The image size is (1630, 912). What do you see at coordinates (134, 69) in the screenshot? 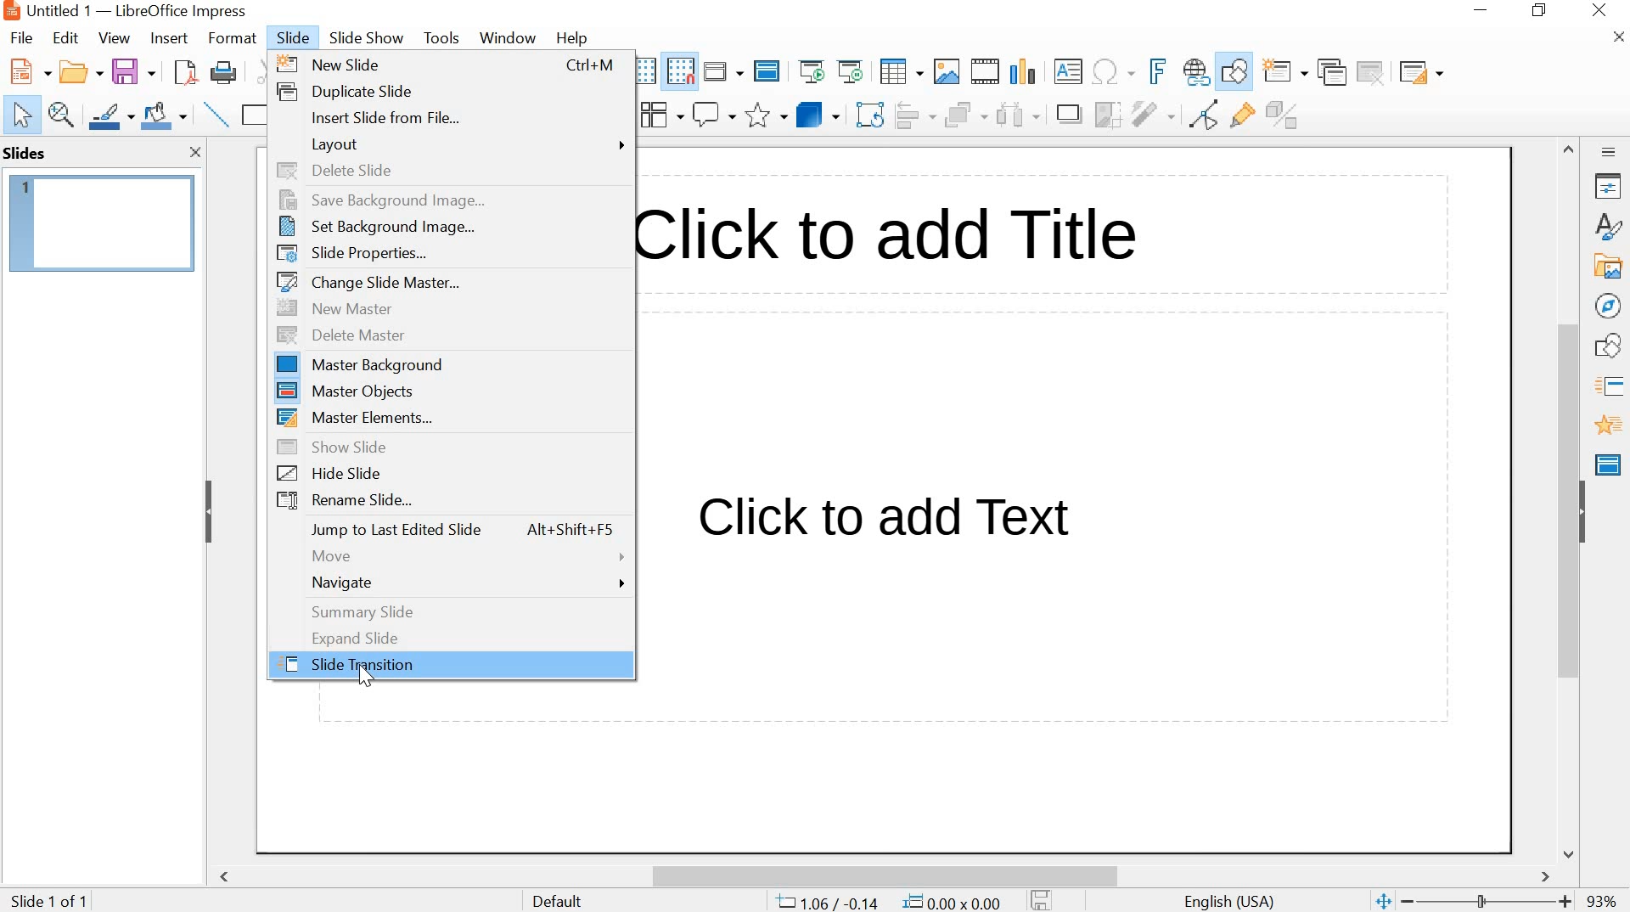
I see `SAVE` at bounding box center [134, 69].